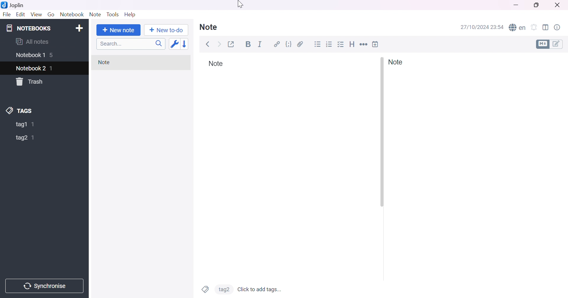  What do you see at coordinates (205, 289) in the screenshot?
I see `Tags` at bounding box center [205, 289].